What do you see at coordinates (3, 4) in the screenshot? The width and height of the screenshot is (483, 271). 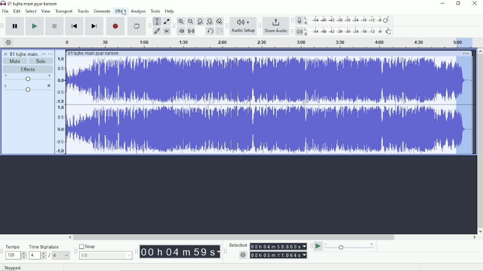 I see `Audacity logo` at bounding box center [3, 4].